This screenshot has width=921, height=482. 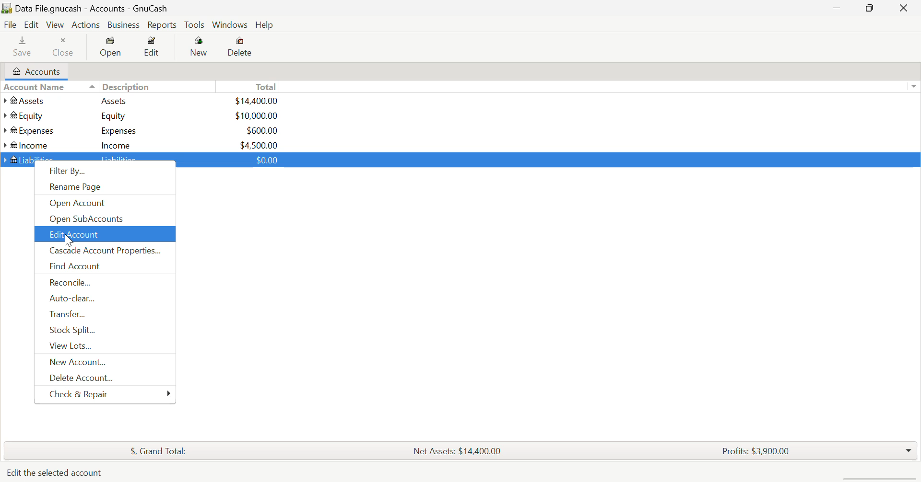 I want to click on Reconcile, so click(x=105, y=282).